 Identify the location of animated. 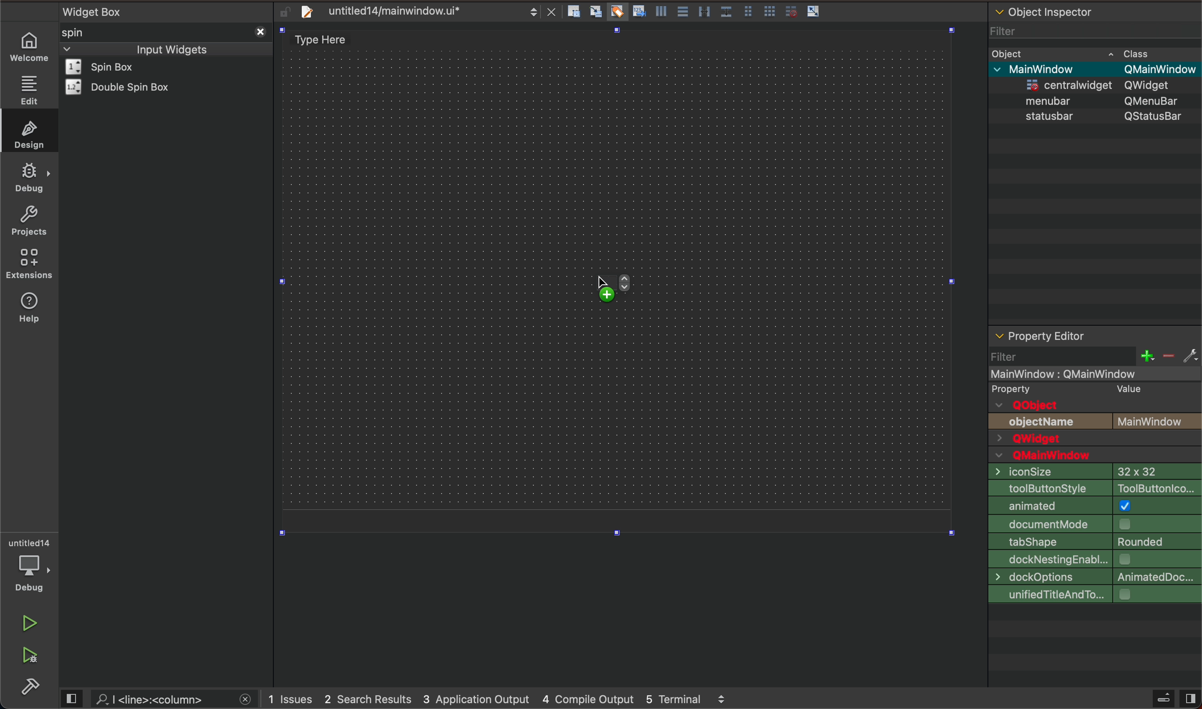
(1095, 506).